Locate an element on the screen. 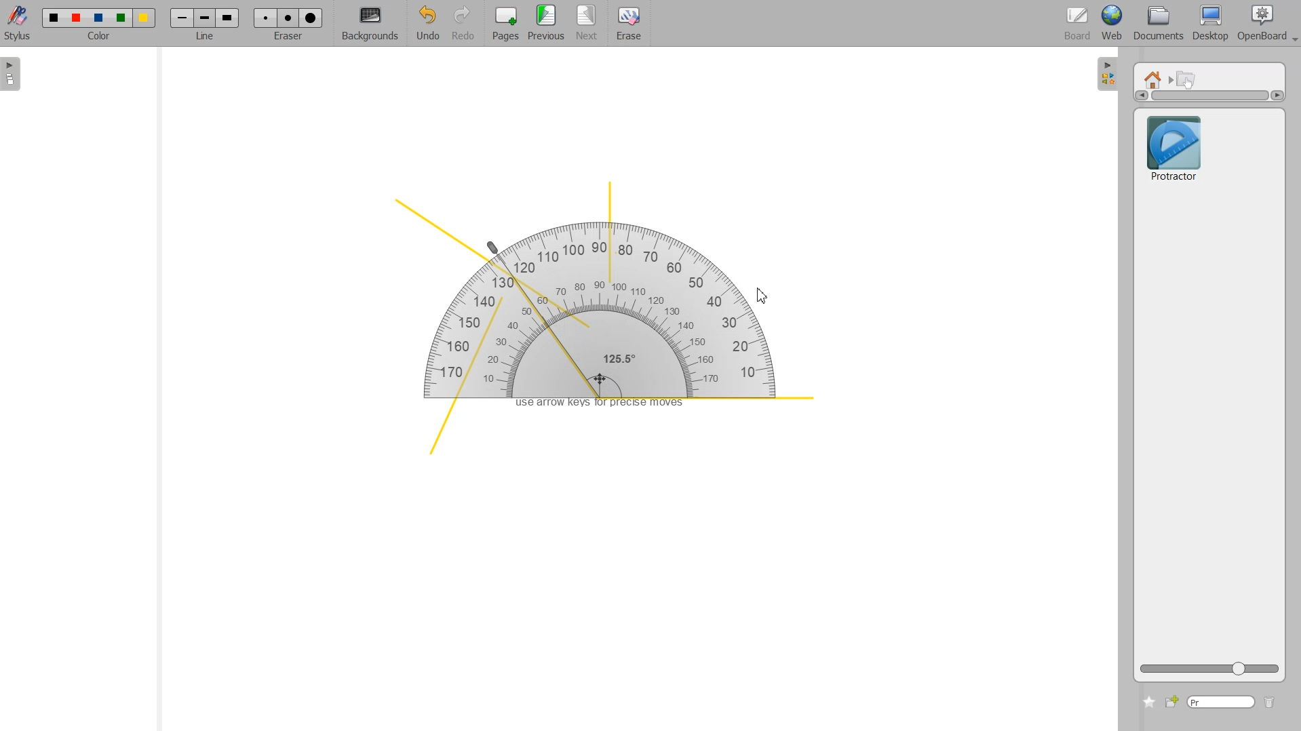  Board is located at coordinates (1078, 24).